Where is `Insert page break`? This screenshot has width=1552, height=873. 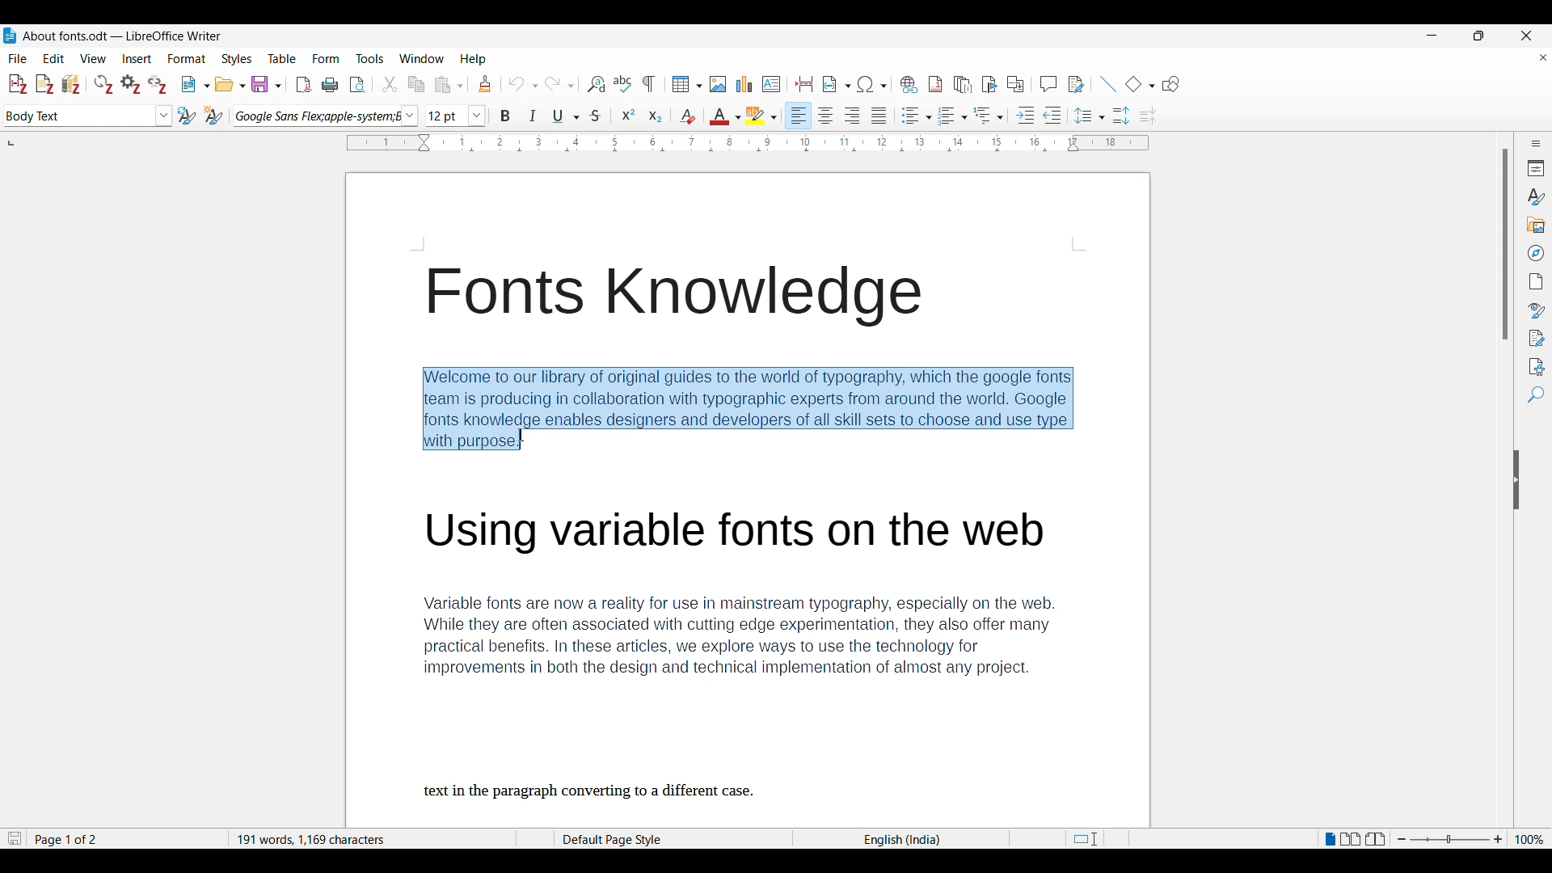 Insert page break is located at coordinates (805, 84).